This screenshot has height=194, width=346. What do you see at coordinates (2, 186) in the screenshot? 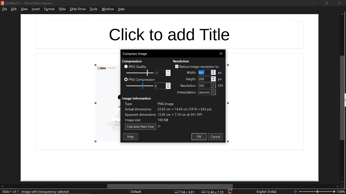
I see `move left` at bounding box center [2, 186].